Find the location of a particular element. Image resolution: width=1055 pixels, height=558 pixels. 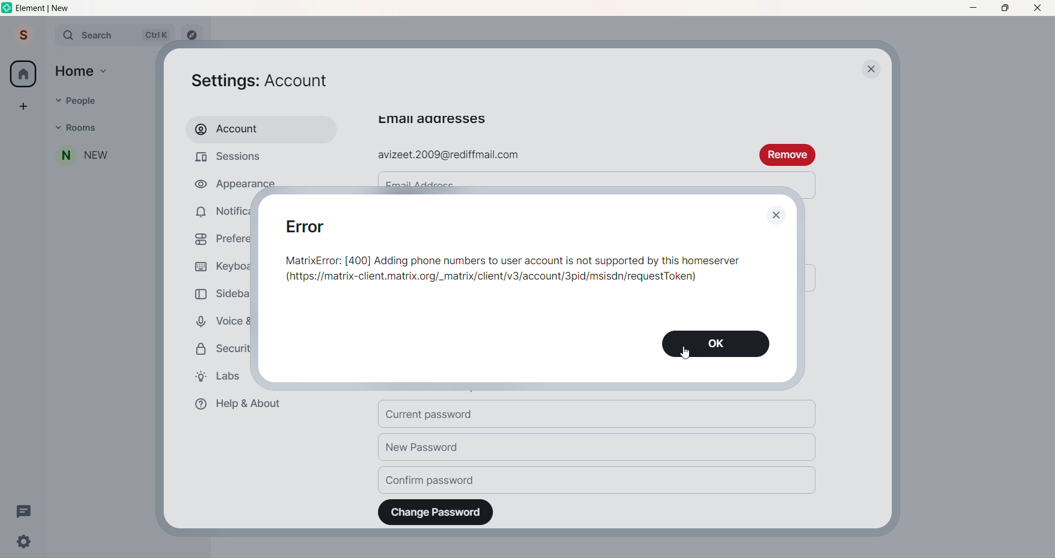

Email ID write space is located at coordinates (595, 178).